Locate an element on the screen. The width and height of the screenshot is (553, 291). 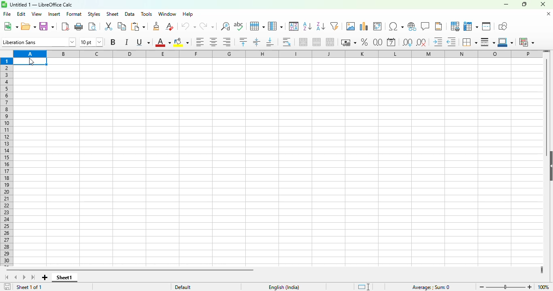
align left is located at coordinates (200, 42).